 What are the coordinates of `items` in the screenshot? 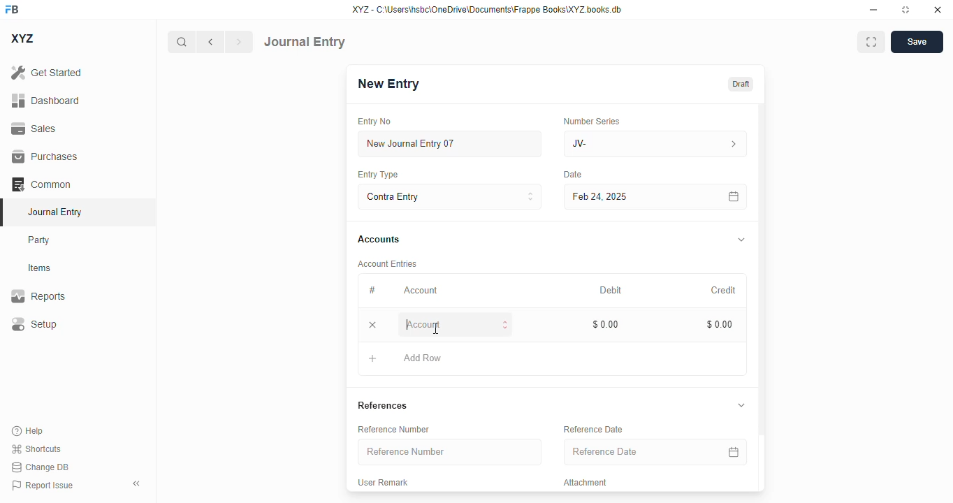 It's located at (40, 268).